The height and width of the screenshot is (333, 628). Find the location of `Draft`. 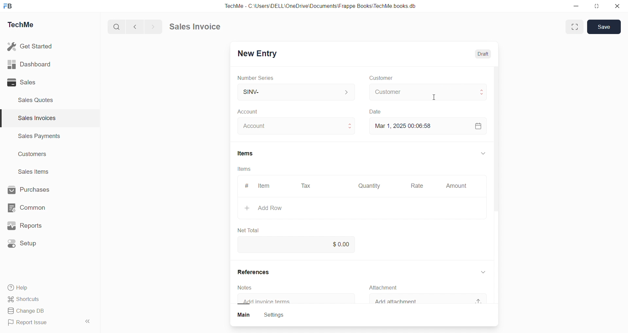

Draft is located at coordinates (485, 55).